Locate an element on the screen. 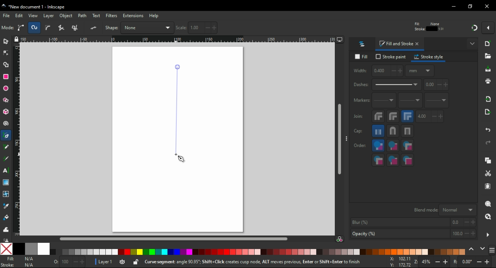  copy is located at coordinates (488, 161).